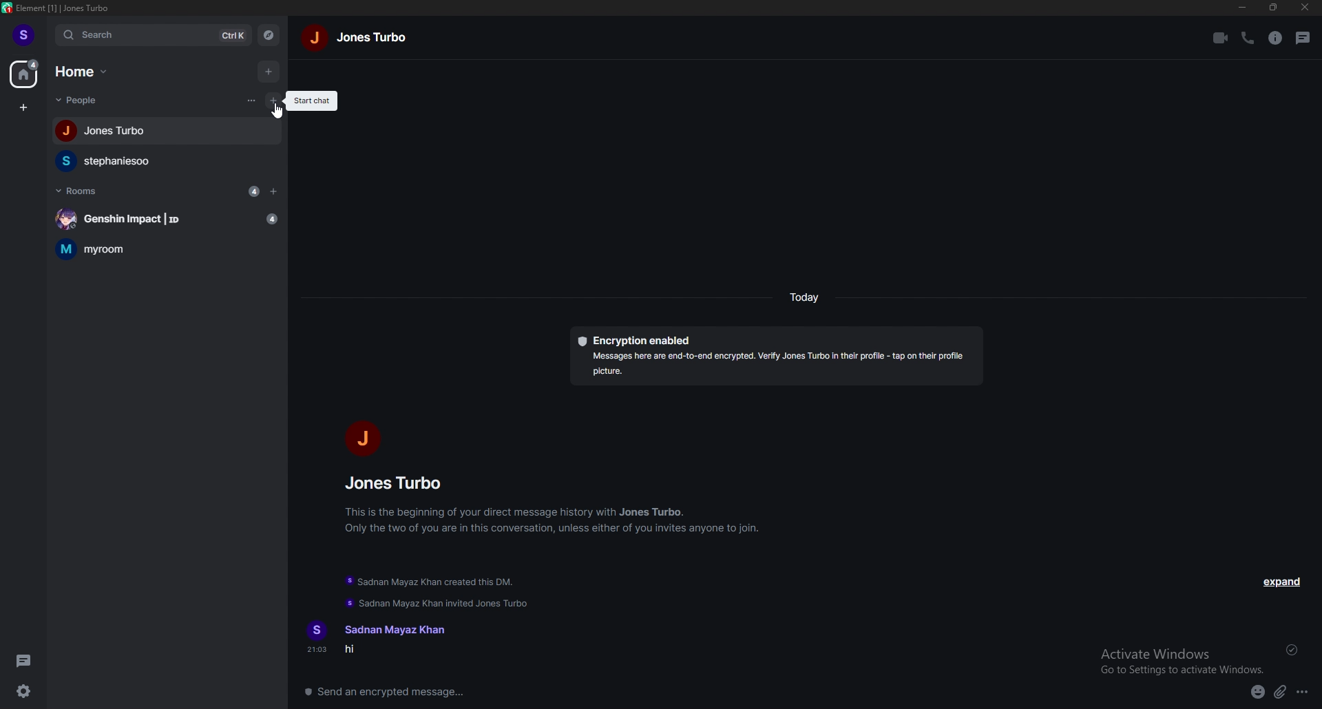  Describe the element at coordinates (118, 162) in the screenshot. I see `stephaniesoo` at that location.